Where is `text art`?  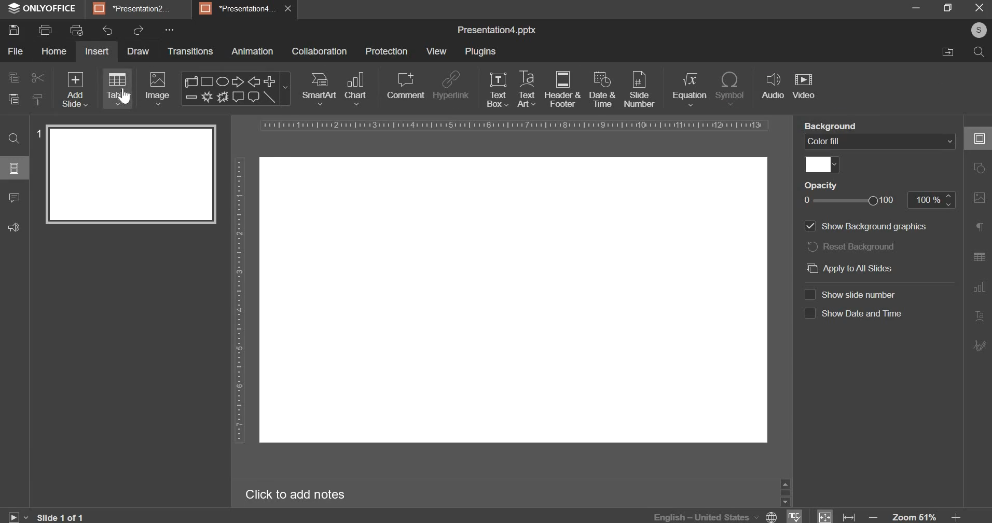 text art is located at coordinates (526, 88).